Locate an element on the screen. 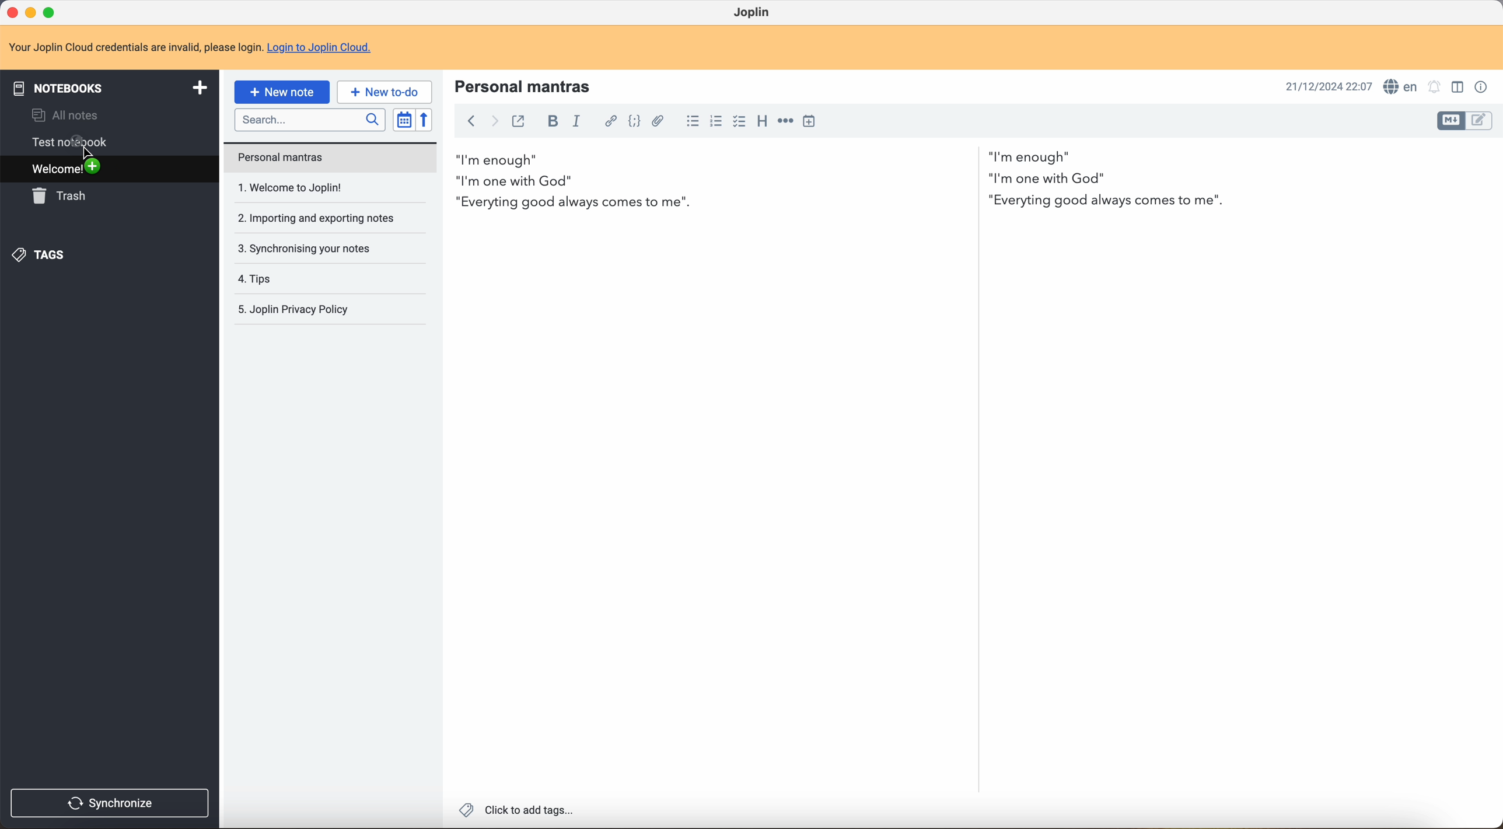 The height and width of the screenshot is (829, 1503). spell checker is located at coordinates (1401, 85).